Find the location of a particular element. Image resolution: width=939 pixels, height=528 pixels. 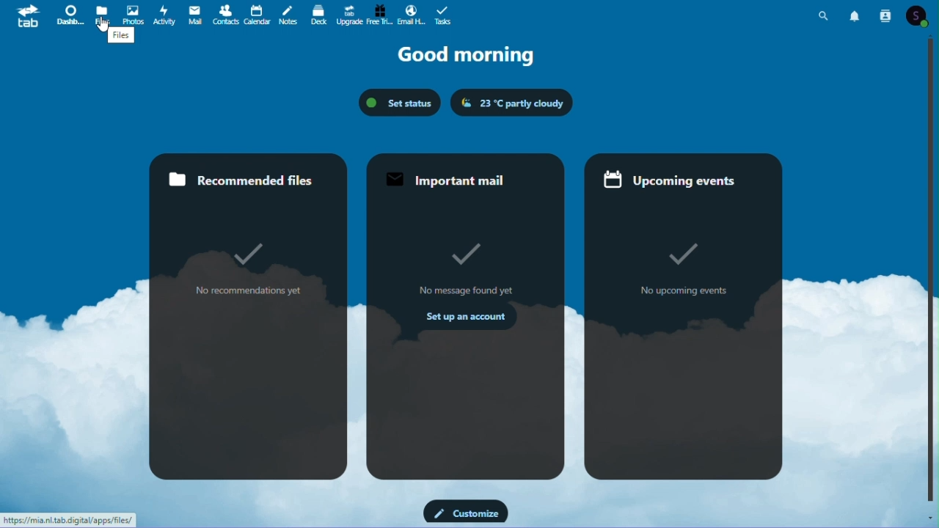

Upcoming events is located at coordinates (686, 319).